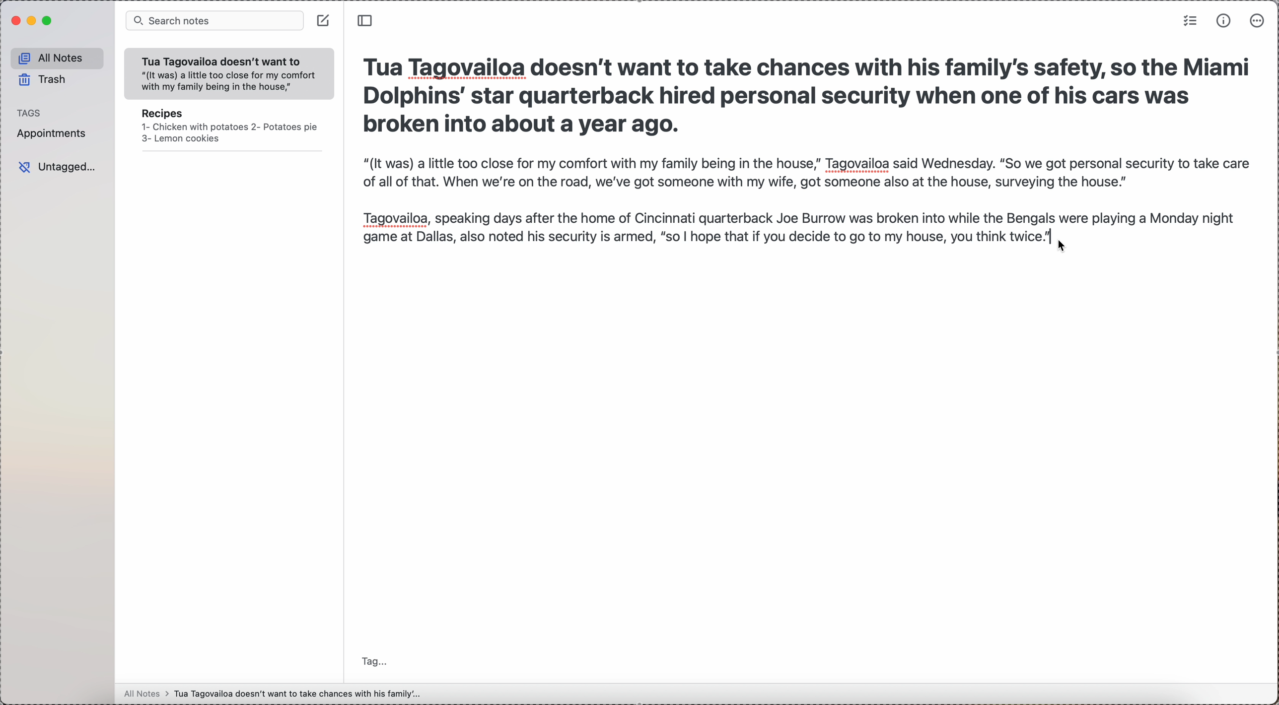 Image resolution: width=1279 pixels, height=705 pixels. Describe the element at coordinates (1224, 20) in the screenshot. I see `metrics` at that location.